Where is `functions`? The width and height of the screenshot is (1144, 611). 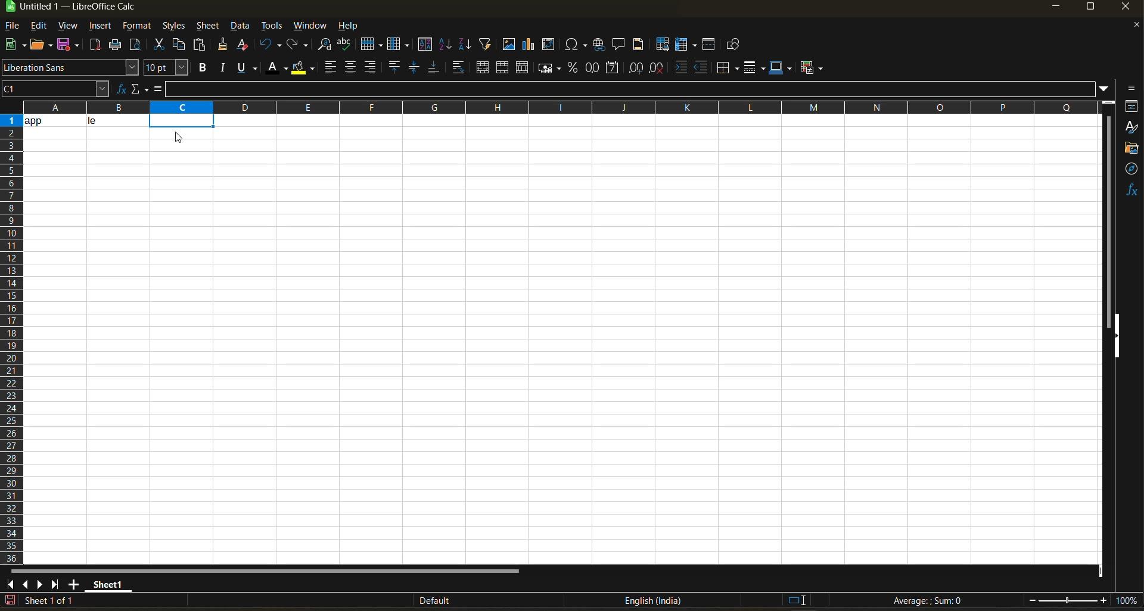
functions is located at coordinates (1131, 190).